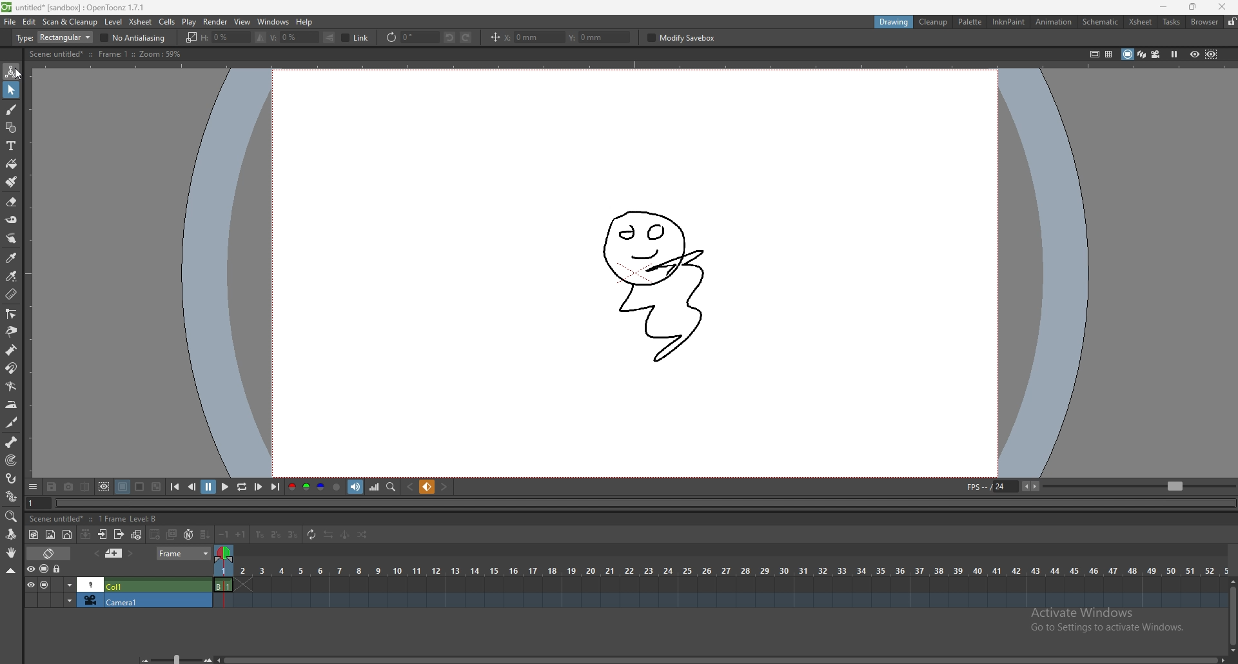 The image size is (1238, 664). Describe the element at coordinates (69, 487) in the screenshot. I see `snapshot` at that location.